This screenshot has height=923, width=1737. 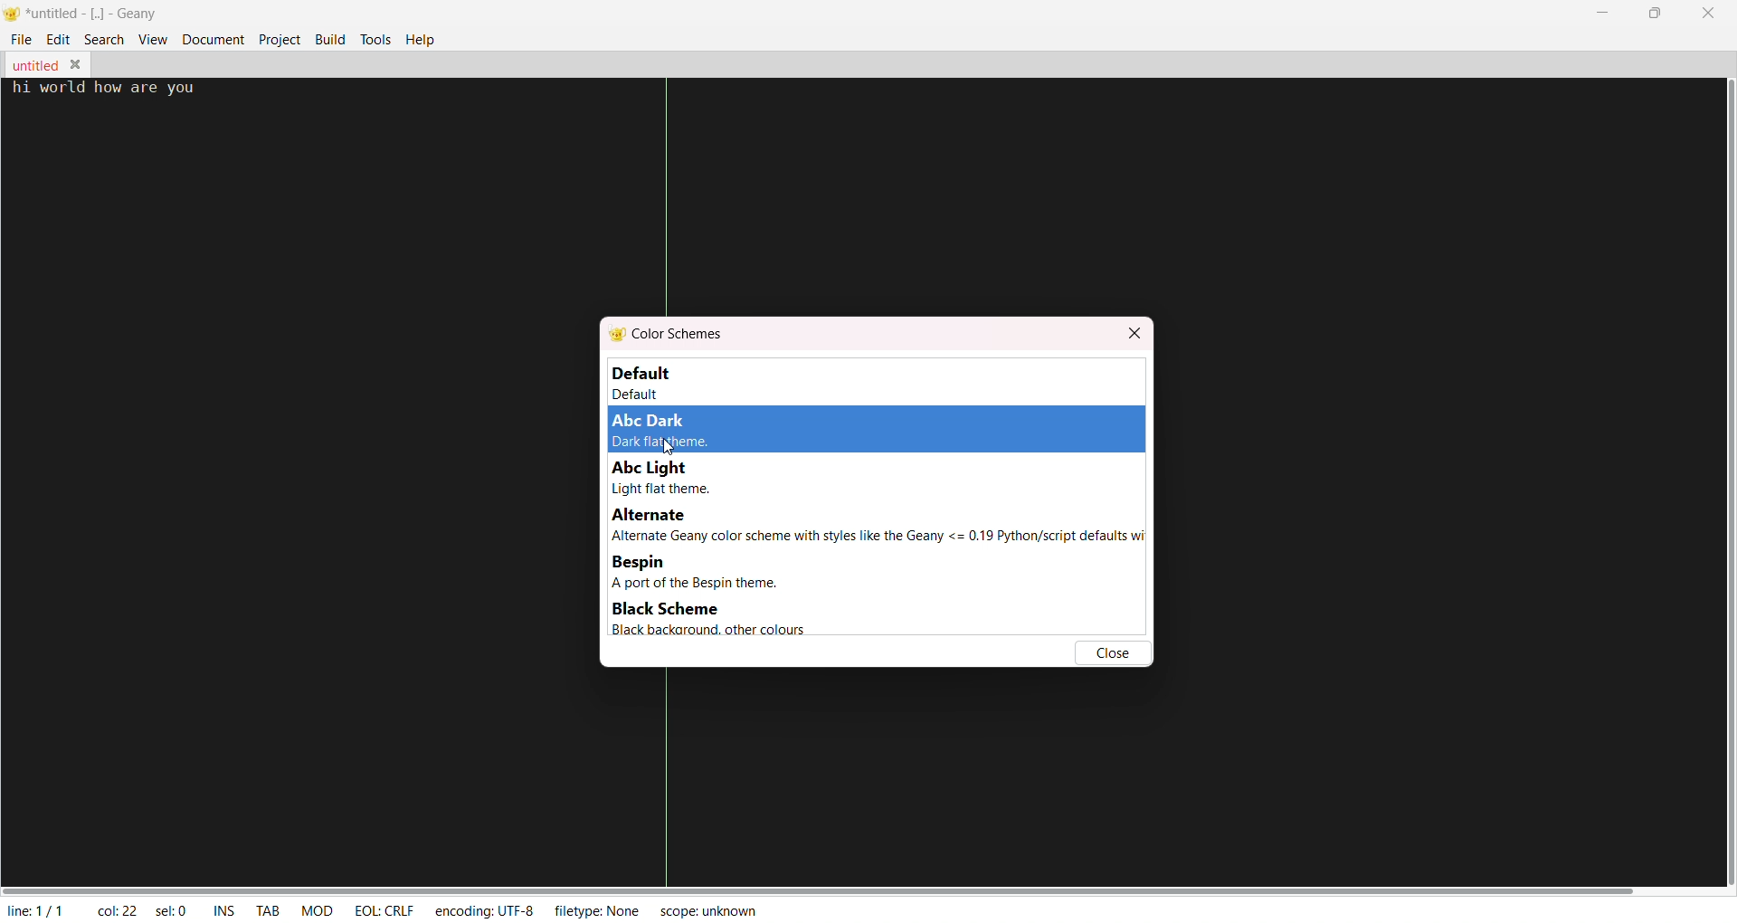 I want to click on close, so click(x=1135, y=335).